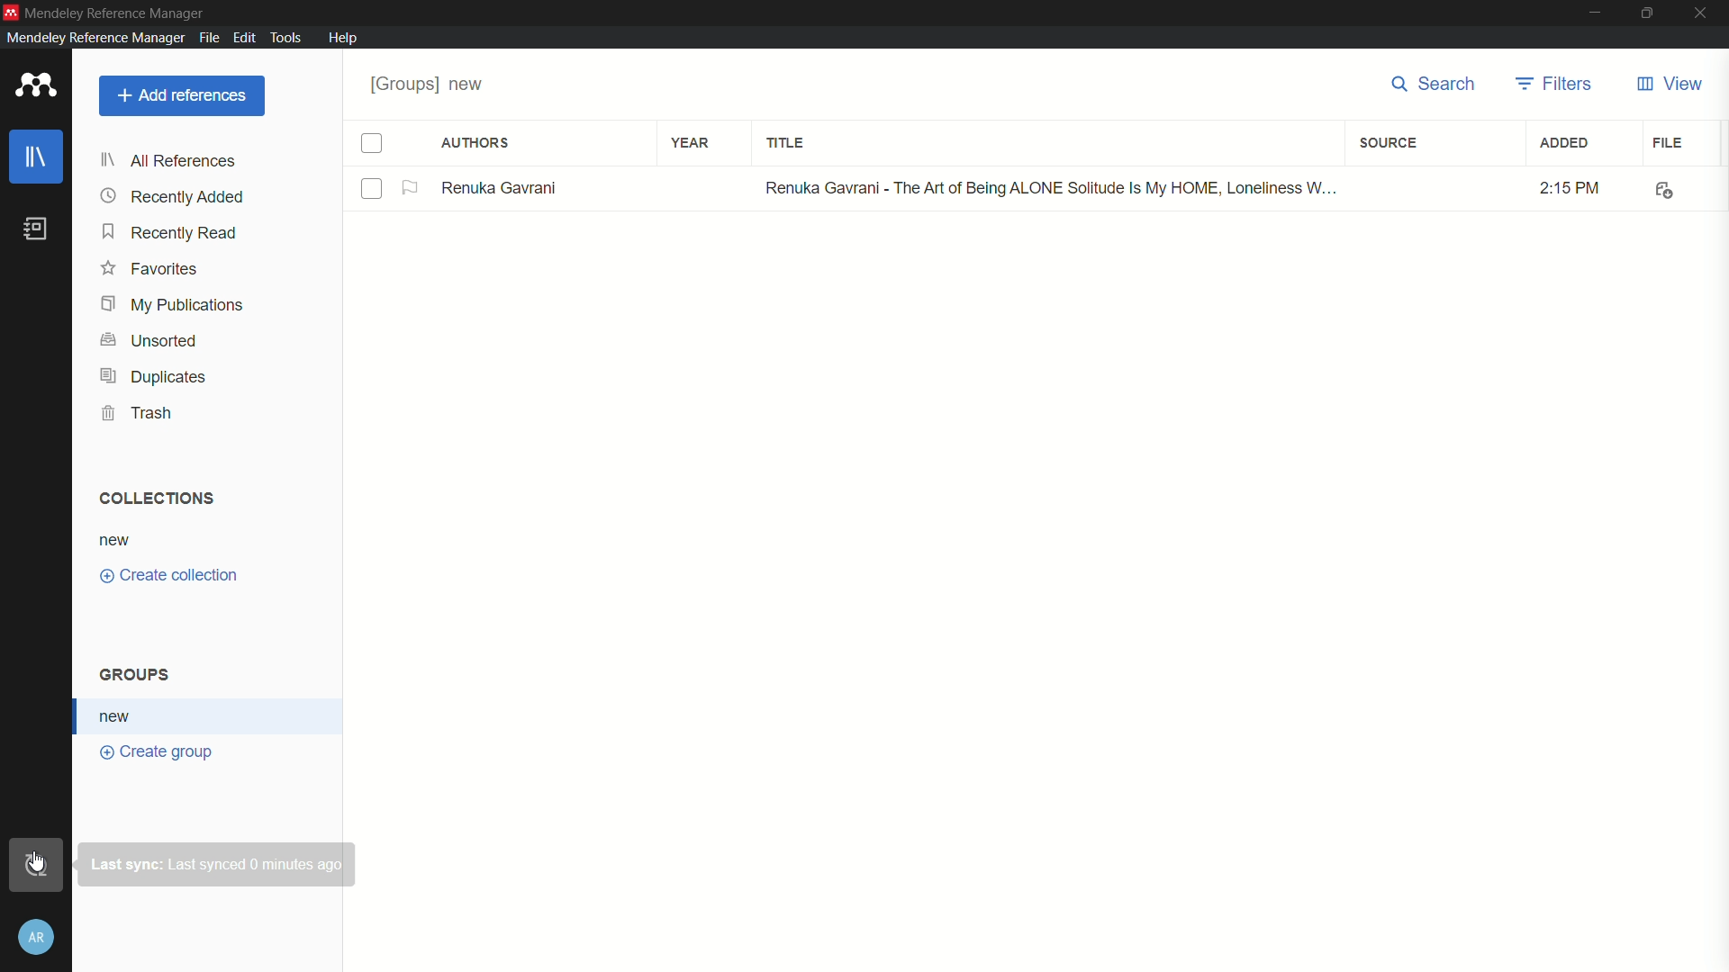 Image resolution: width=1729 pixels, height=972 pixels. What do you see at coordinates (37, 939) in the screenshot?
I see `account` at bounding box center [37, 939].